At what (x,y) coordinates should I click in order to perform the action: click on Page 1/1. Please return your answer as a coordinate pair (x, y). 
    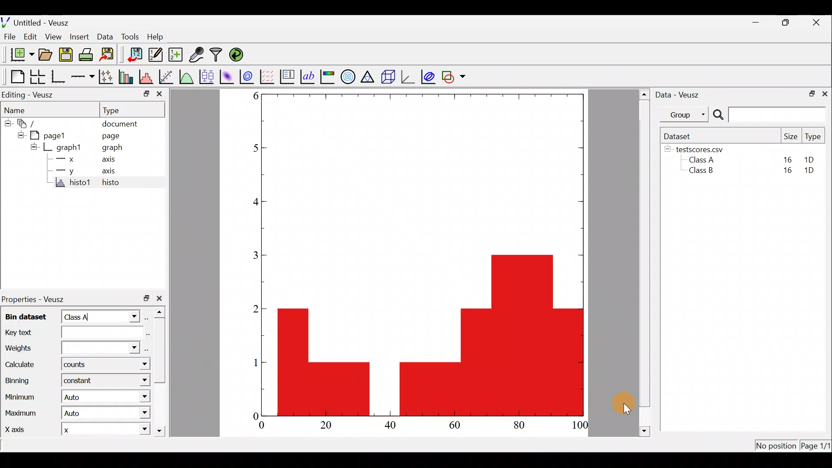
    Looking at the image, I should click on (816, 445).